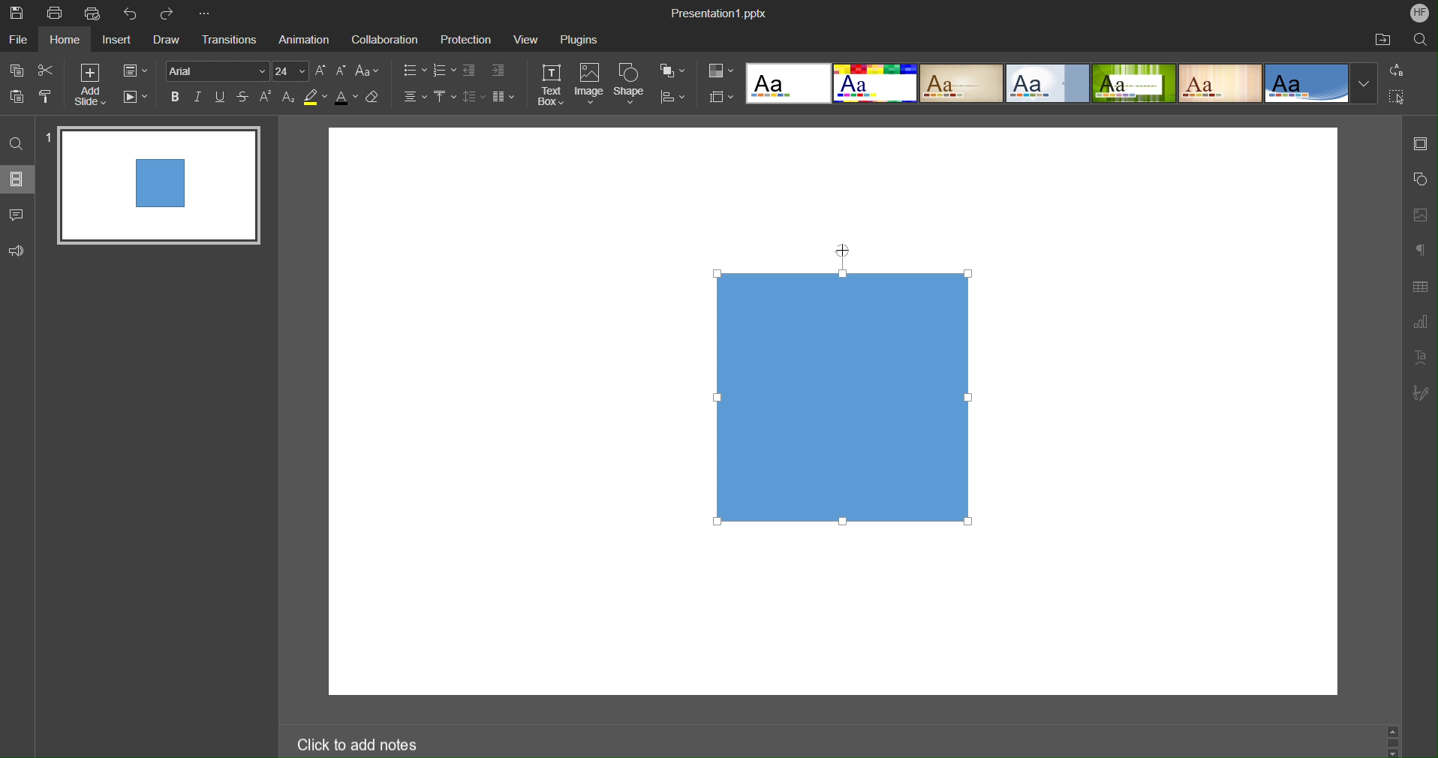  Describe the element at coordinates (56, 11) in the screenshot. I see `Print` at that location.